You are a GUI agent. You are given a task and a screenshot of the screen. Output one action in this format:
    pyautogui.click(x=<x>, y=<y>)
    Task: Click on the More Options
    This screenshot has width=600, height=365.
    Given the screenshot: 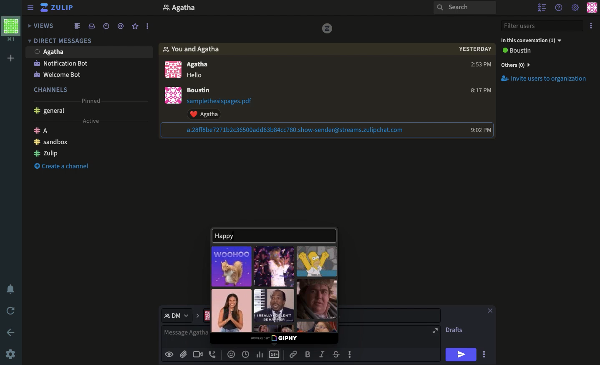 What is the action you would take?
    pyautogui.click(x=150, y=26)
    